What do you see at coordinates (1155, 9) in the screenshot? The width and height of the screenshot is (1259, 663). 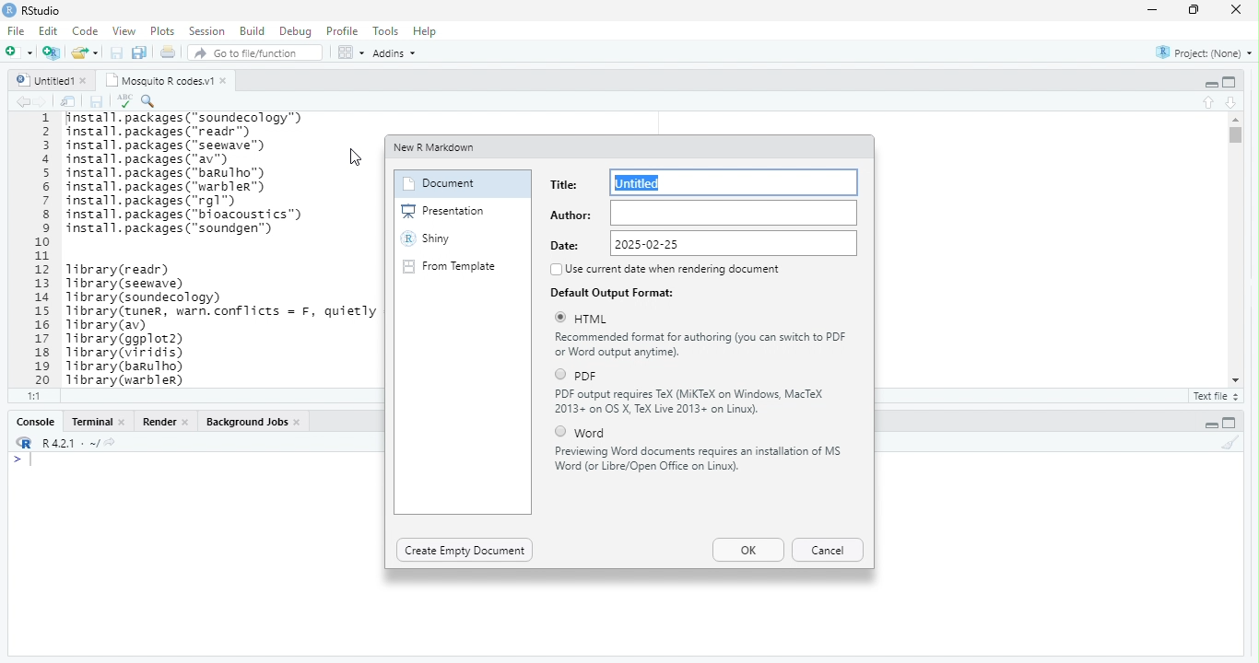 I see `minimise` at bounding box center [1155, 9].